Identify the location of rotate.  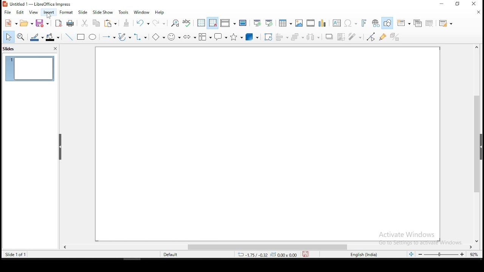
(268, 36).